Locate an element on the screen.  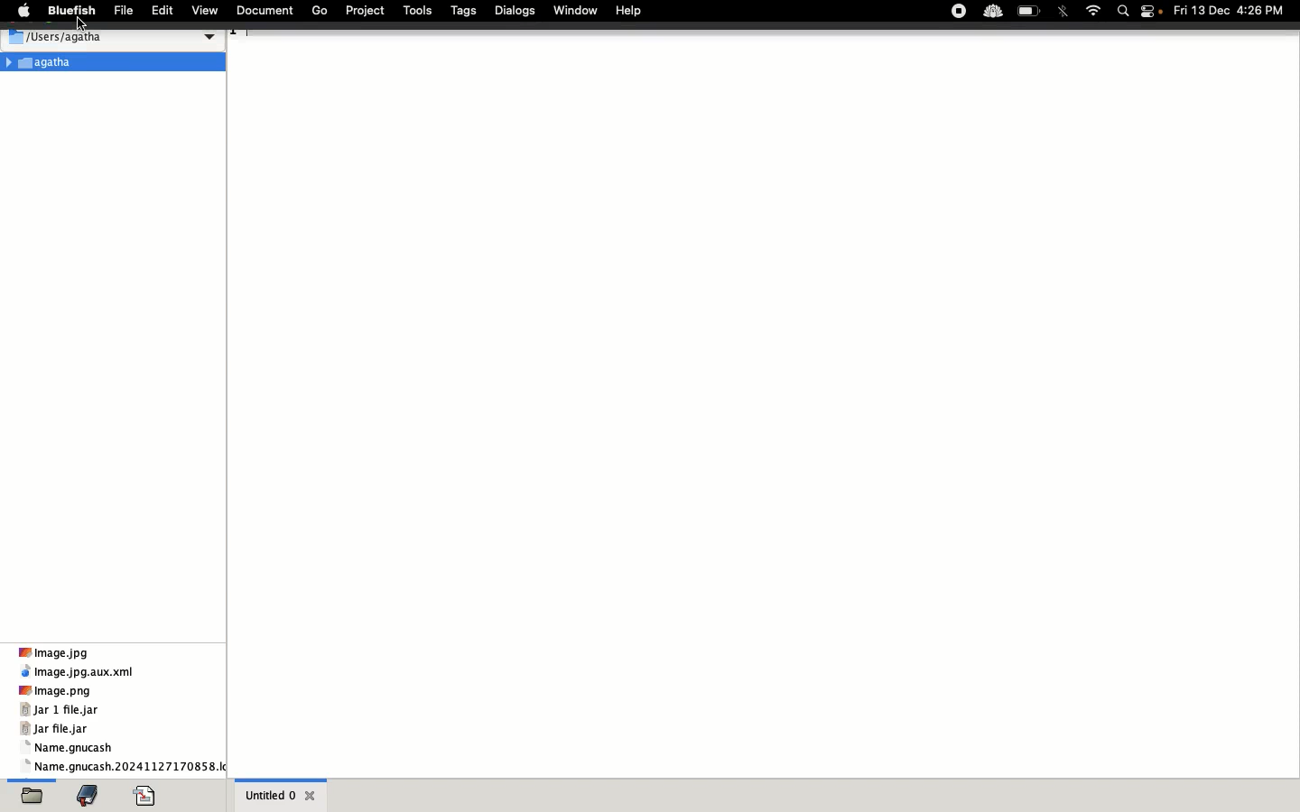
Bluetooth is located at coordinates (1063, 13).